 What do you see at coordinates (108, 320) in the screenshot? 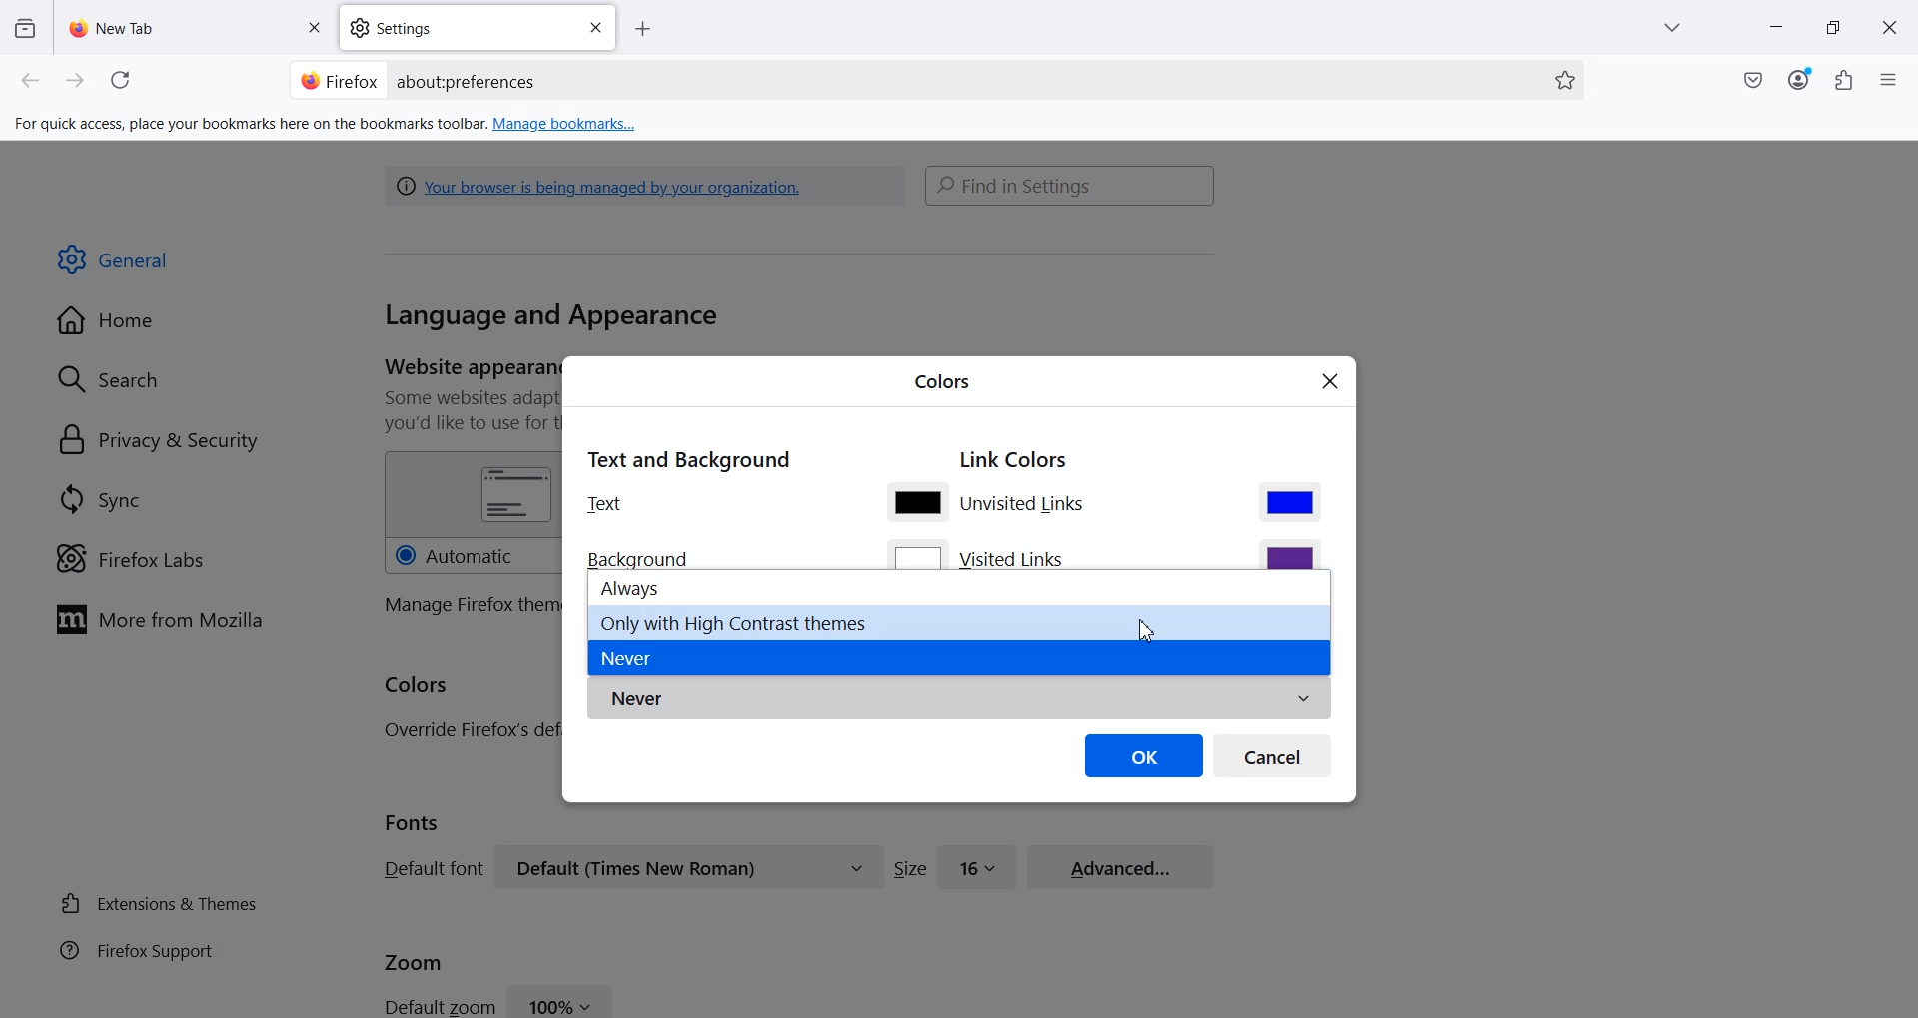
I see `o Home` at bounding box center [108, 320].